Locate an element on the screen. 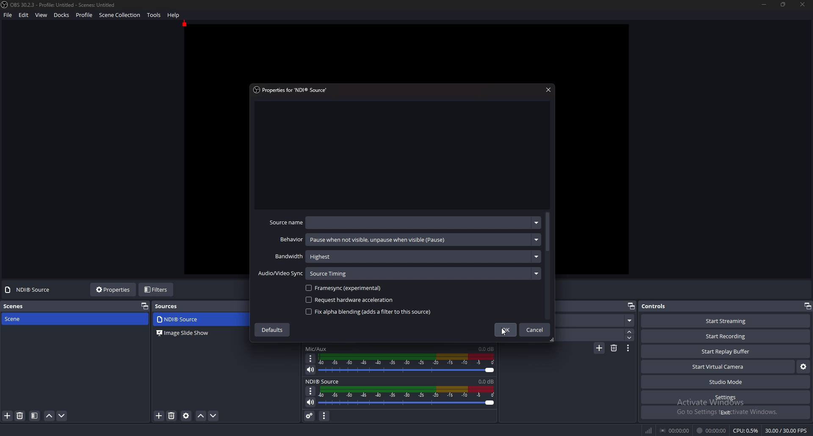 This screenshot has height=436, width=813. recording duration is located at coordinates (711, 430).